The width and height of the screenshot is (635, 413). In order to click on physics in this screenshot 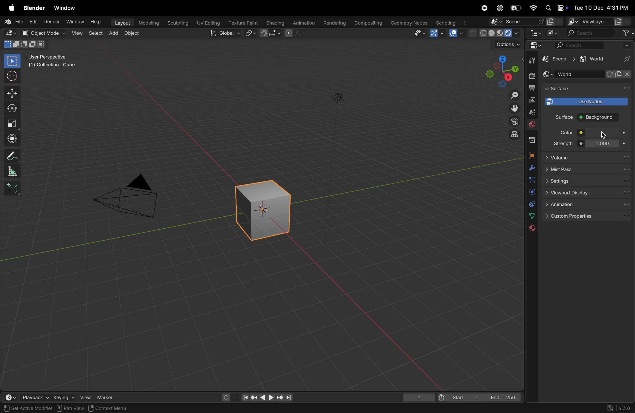, I will do `click(531, 193)`.